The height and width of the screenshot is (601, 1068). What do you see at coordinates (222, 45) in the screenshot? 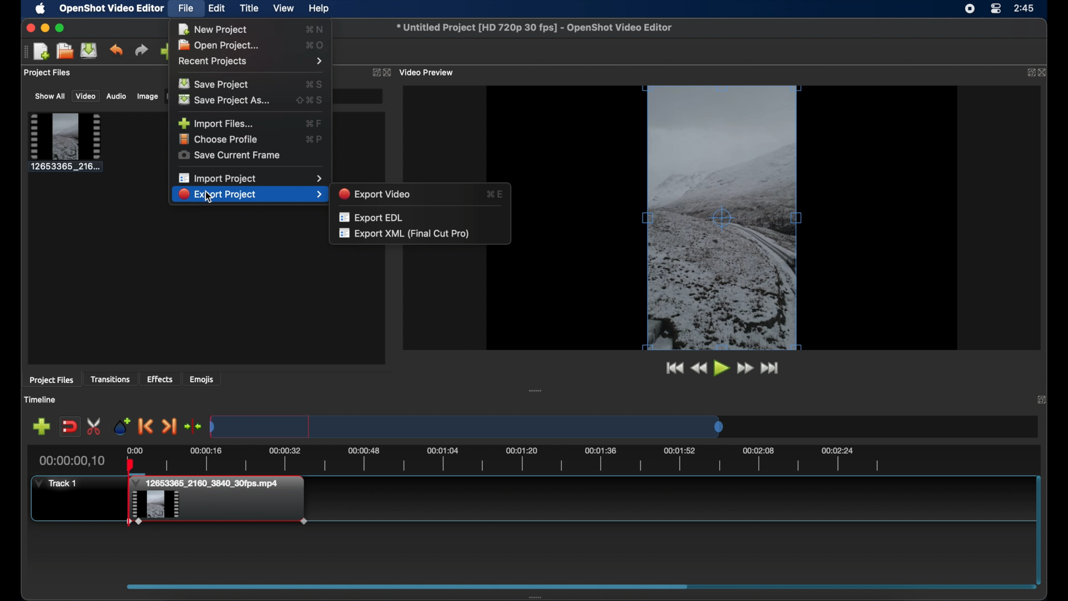
I see `open project` at bounding box center [222, 45].